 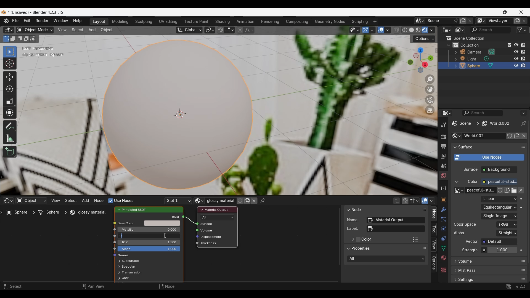 What do you see at coordinates (434, 263) in the screenshot?
I see `Options panel` at bounding box center [434, 263].